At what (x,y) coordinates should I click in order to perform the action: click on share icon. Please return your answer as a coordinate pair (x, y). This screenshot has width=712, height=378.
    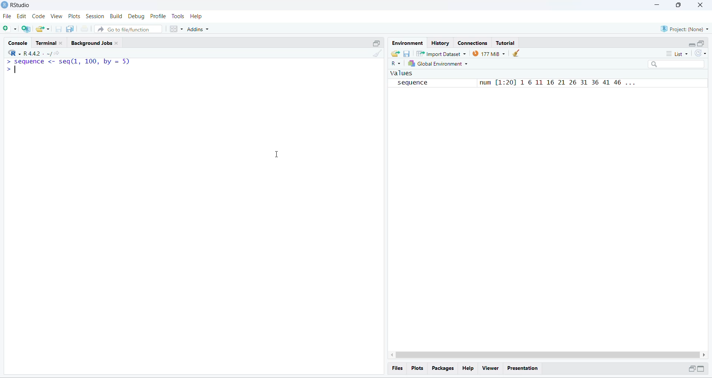
    Looking at the image, I should click on (57, 54).